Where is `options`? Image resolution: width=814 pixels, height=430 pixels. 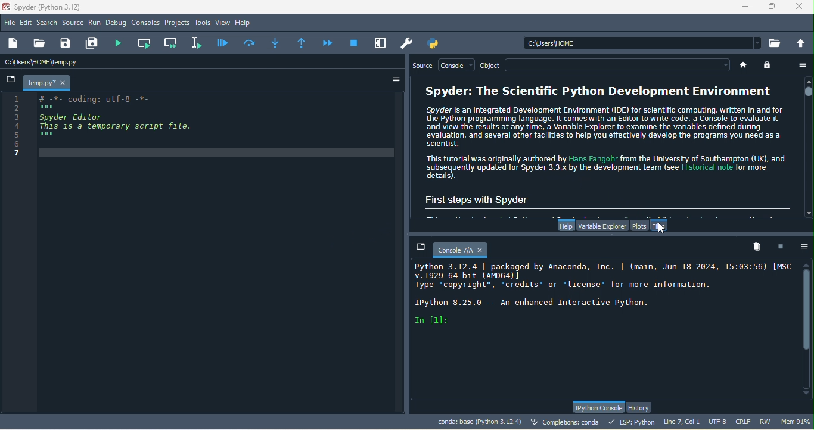 options is located at coordinates (392, 79).